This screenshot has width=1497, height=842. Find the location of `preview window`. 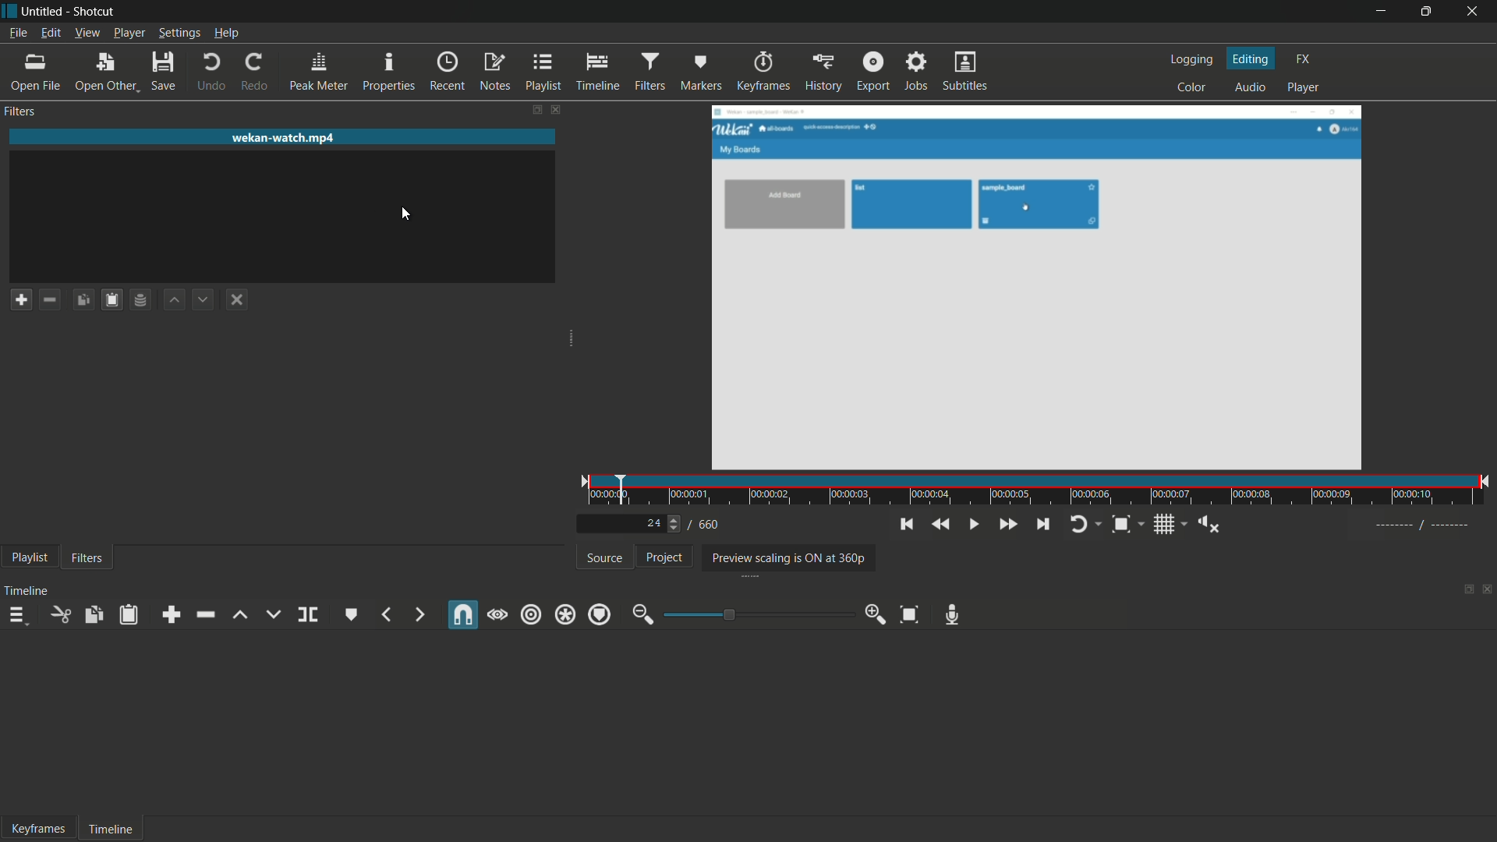

preview window is located at coordinates (1035, 288).